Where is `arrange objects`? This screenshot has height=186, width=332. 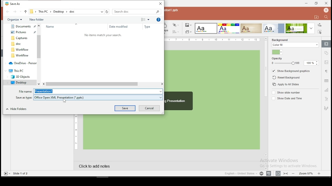 arrange objects is located at coordinates (176, 25).